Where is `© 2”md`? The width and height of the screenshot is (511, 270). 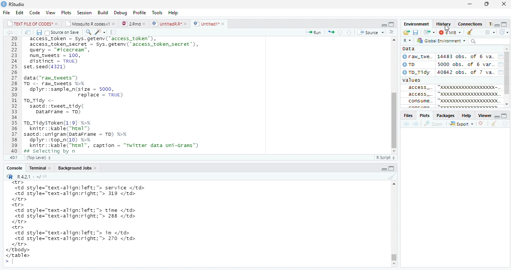 © 2”md is located at coordinates (134, 24).